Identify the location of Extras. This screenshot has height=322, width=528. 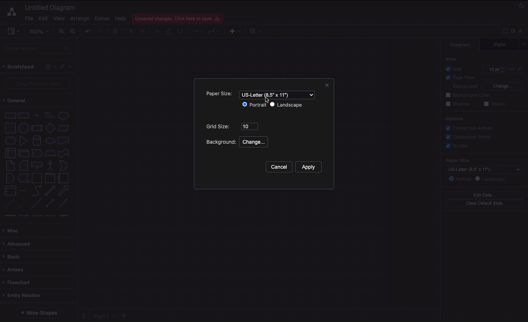
(102, 18).